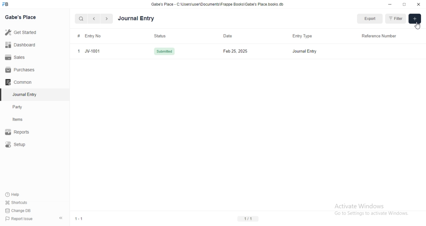 The height and width of the screenshot is (226, 426). I want to click on search, so click(81, 19).